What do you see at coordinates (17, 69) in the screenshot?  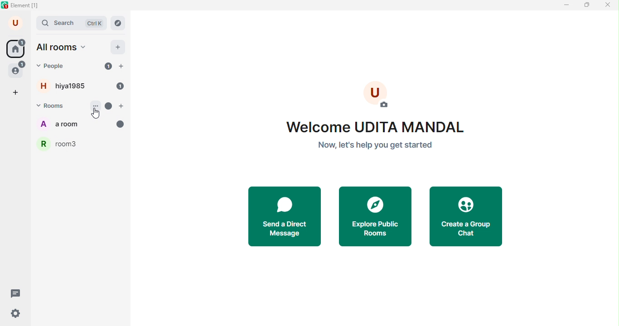 I see `people` at bounding box center [17, 69].